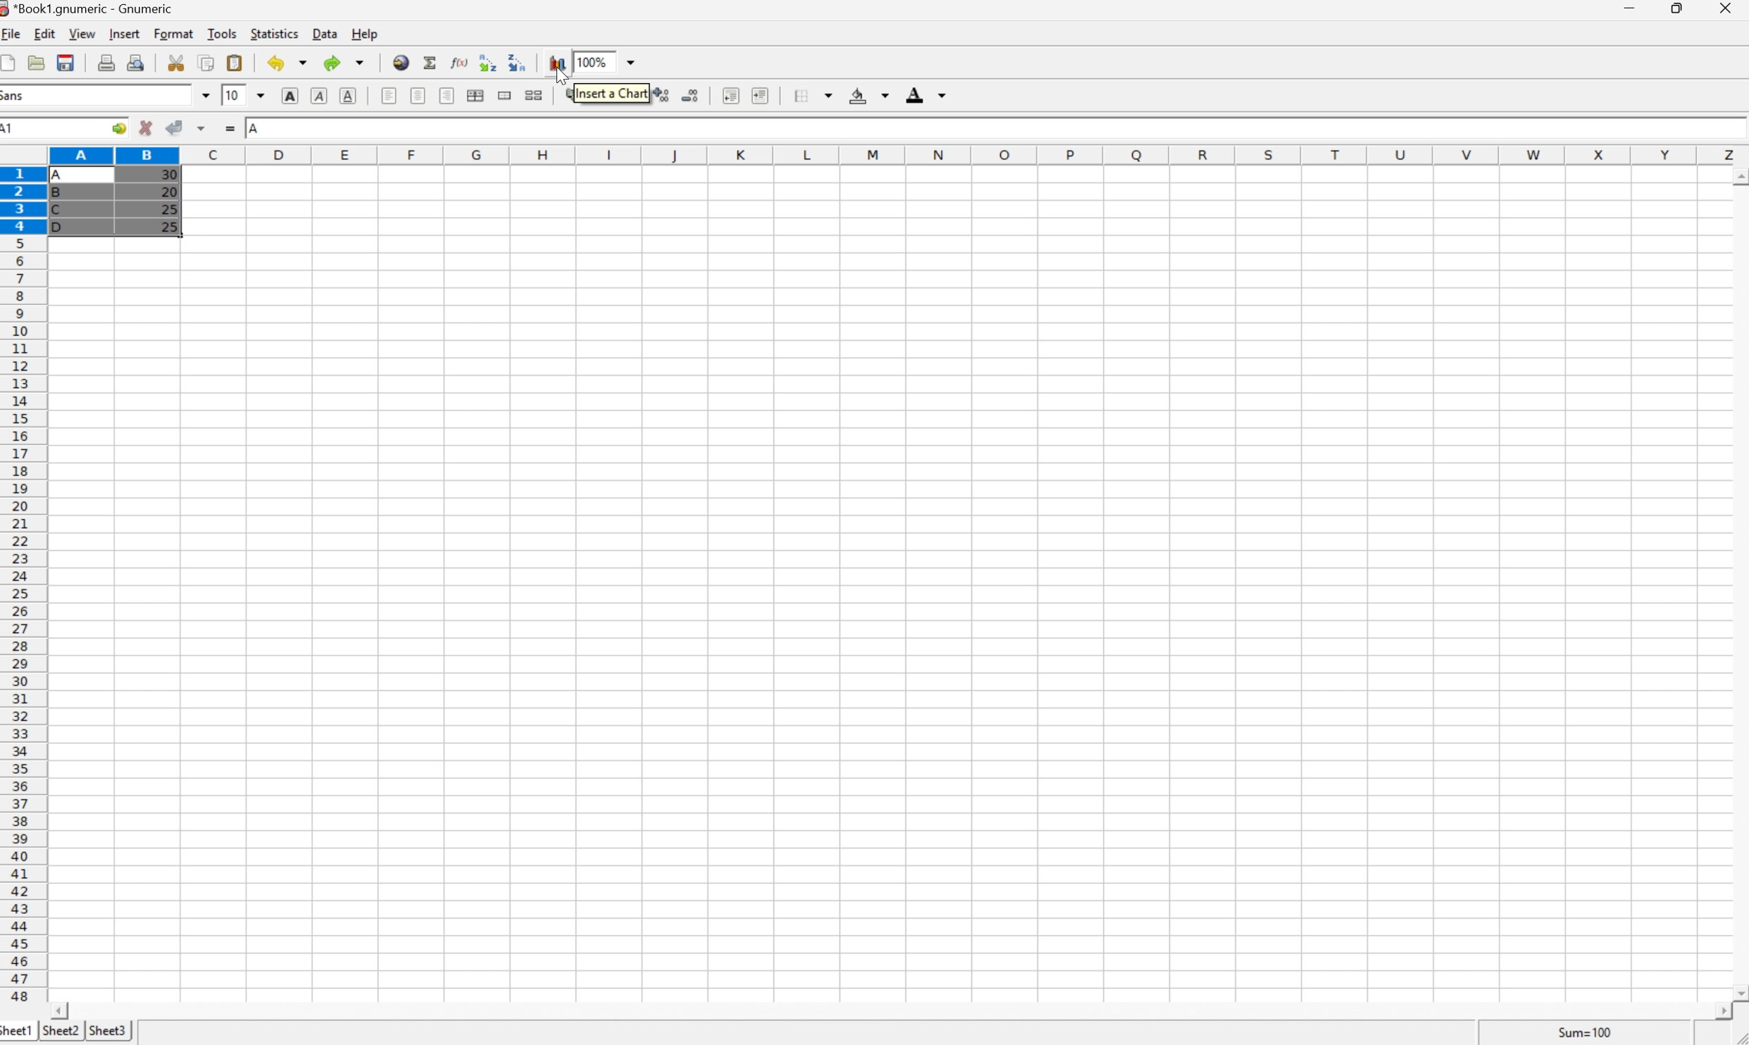 This screenshot has height=1045, width=1749. I want to click on Minimize, so click(1630, 8).